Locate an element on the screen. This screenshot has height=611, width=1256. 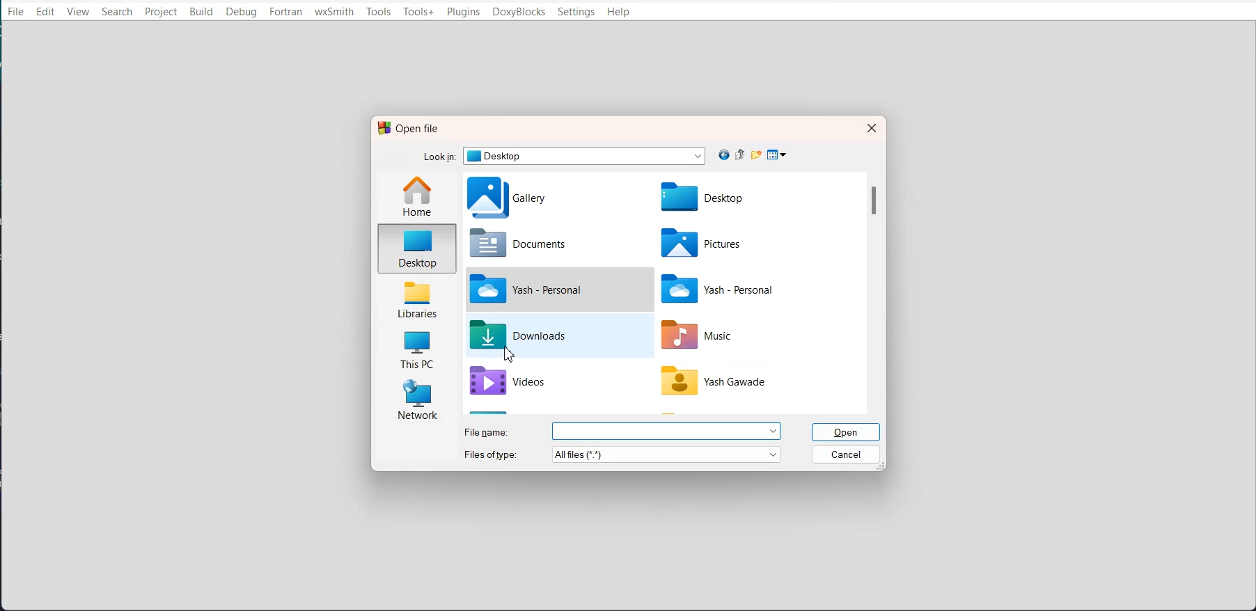
File is located at coordinates (723, 384).